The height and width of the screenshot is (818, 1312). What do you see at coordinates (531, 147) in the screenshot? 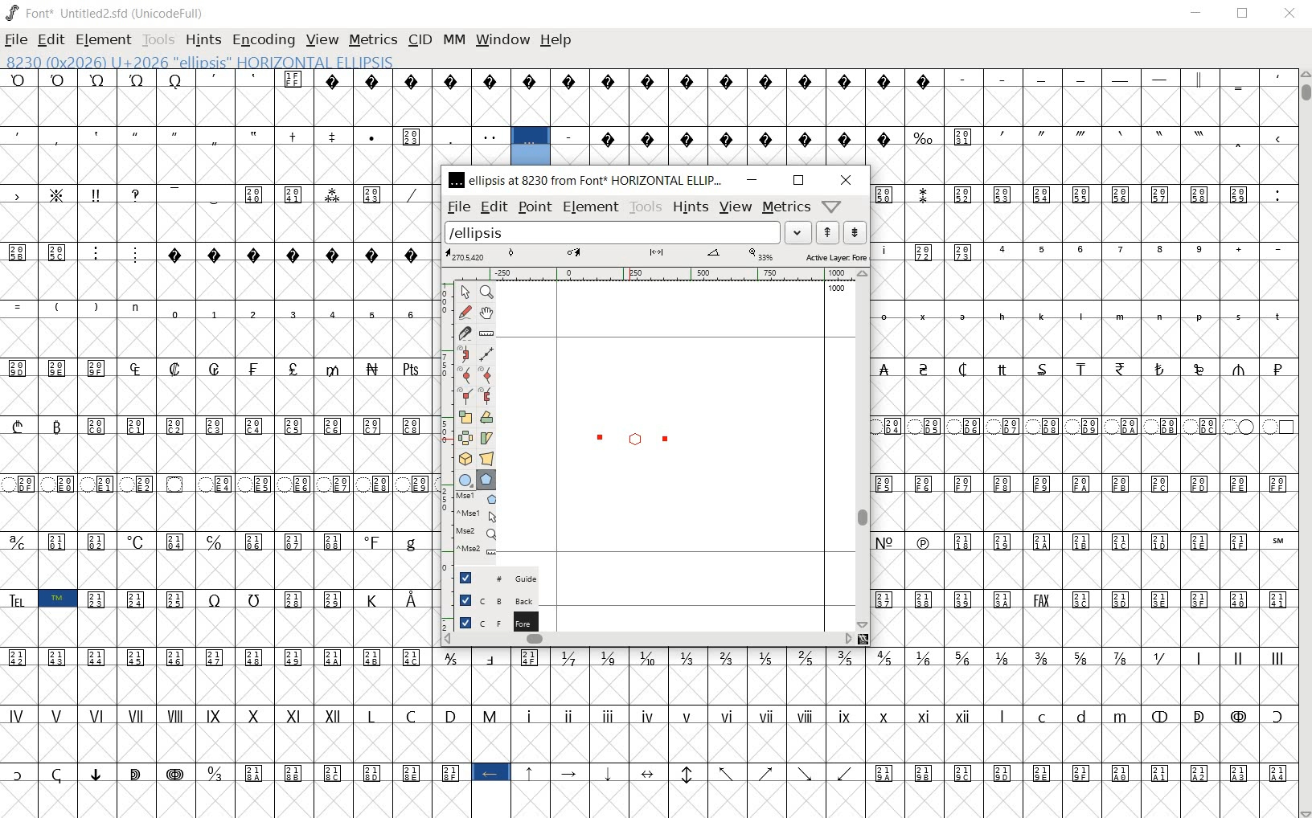
I see `8230 (0x2026) U+2026 "ELLIPSIS" HORIZONTAL ELLIPSIS` at bounding box center [531, 147].